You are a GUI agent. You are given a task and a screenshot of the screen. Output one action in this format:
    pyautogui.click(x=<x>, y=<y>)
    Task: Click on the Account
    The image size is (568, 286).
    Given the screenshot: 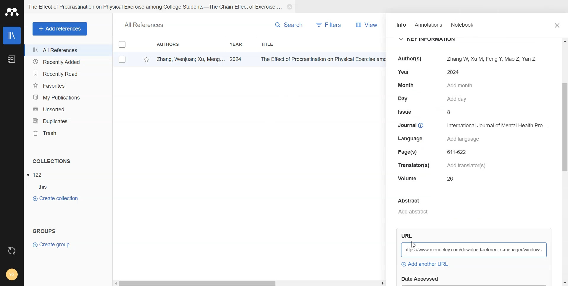 What is the action you would take?
    pyautogui.click(x=12, y=274)
    